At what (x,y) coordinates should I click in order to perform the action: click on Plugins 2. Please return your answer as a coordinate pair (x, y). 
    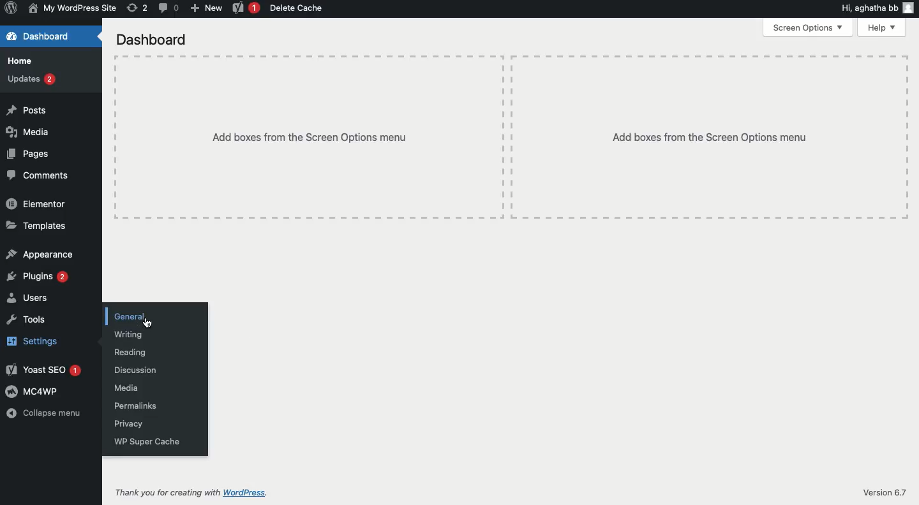
    Looking at the image, I should click on (39, 277).